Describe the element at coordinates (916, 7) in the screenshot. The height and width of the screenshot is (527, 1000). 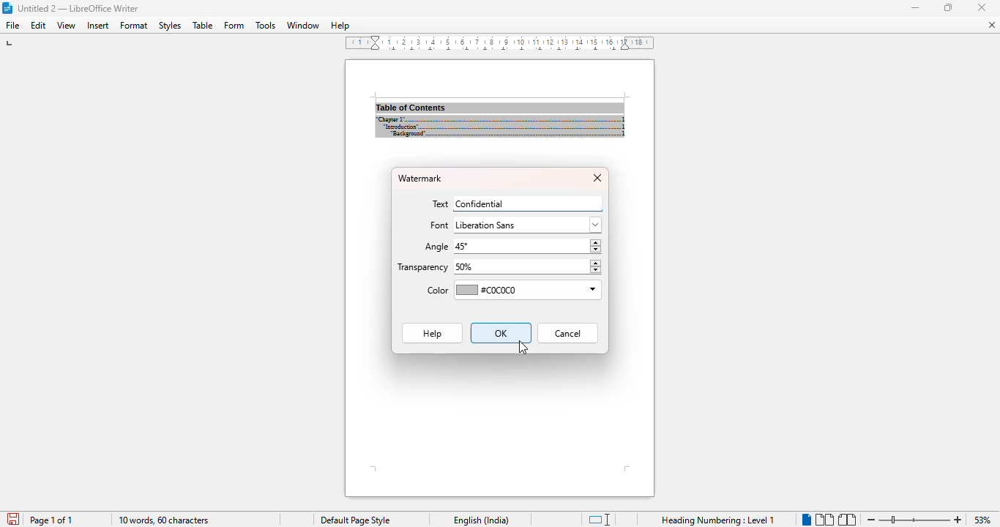
I see `minimize` at that location.